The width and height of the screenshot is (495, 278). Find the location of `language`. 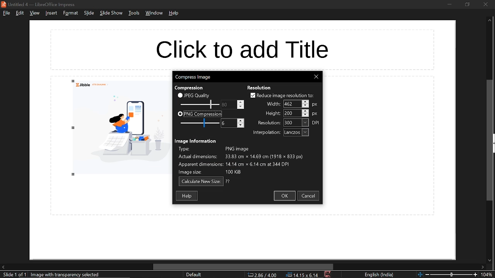

language is located at coordinates (379, 275).